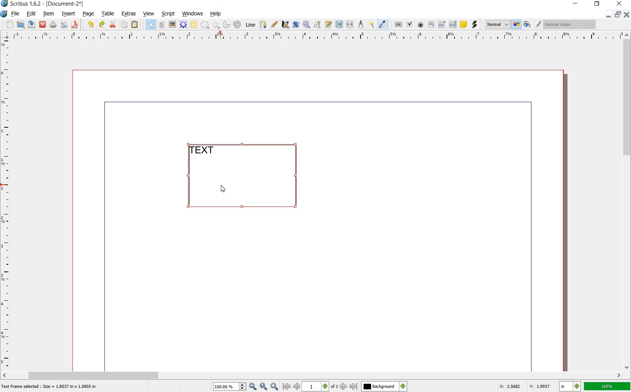 Image resolution: width=631 pixels, height=392 pixels. I want to click on pdf combo box, so click(442, 24).